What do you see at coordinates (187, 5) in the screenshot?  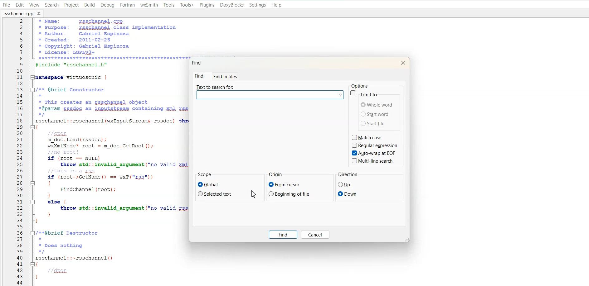 I see `Tools +` at bounding box center [187, 5].